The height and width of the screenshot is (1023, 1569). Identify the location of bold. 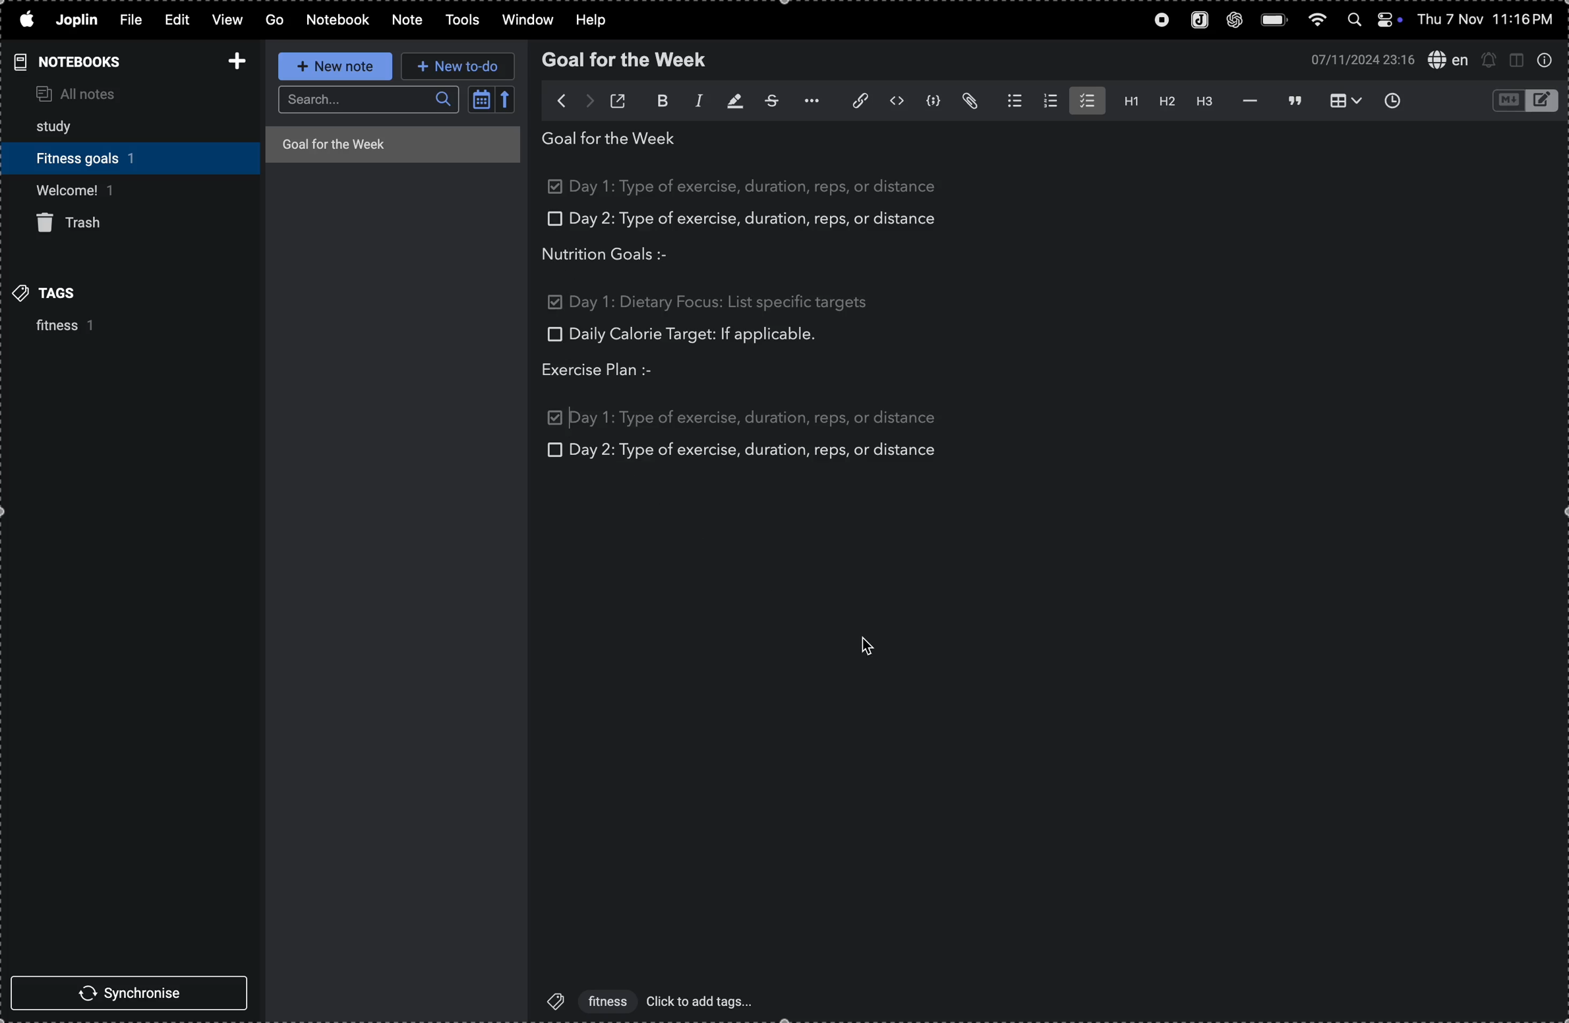
(655, 102).